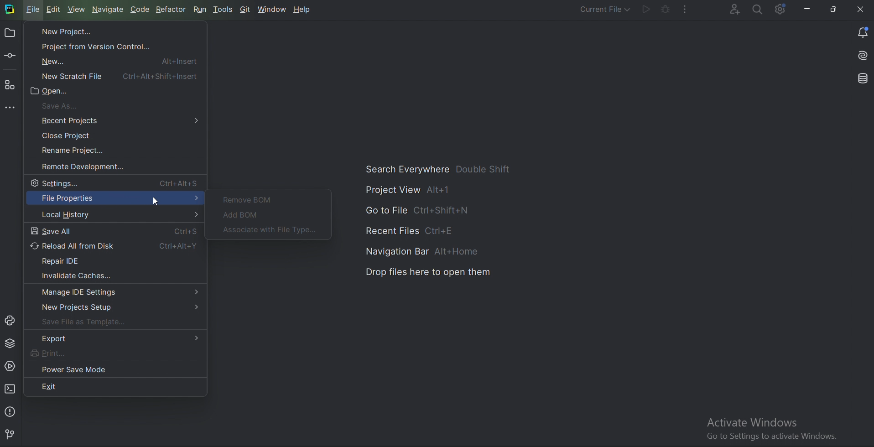 The image size is (874, 447). I want to click on Services, so click(10, 366).